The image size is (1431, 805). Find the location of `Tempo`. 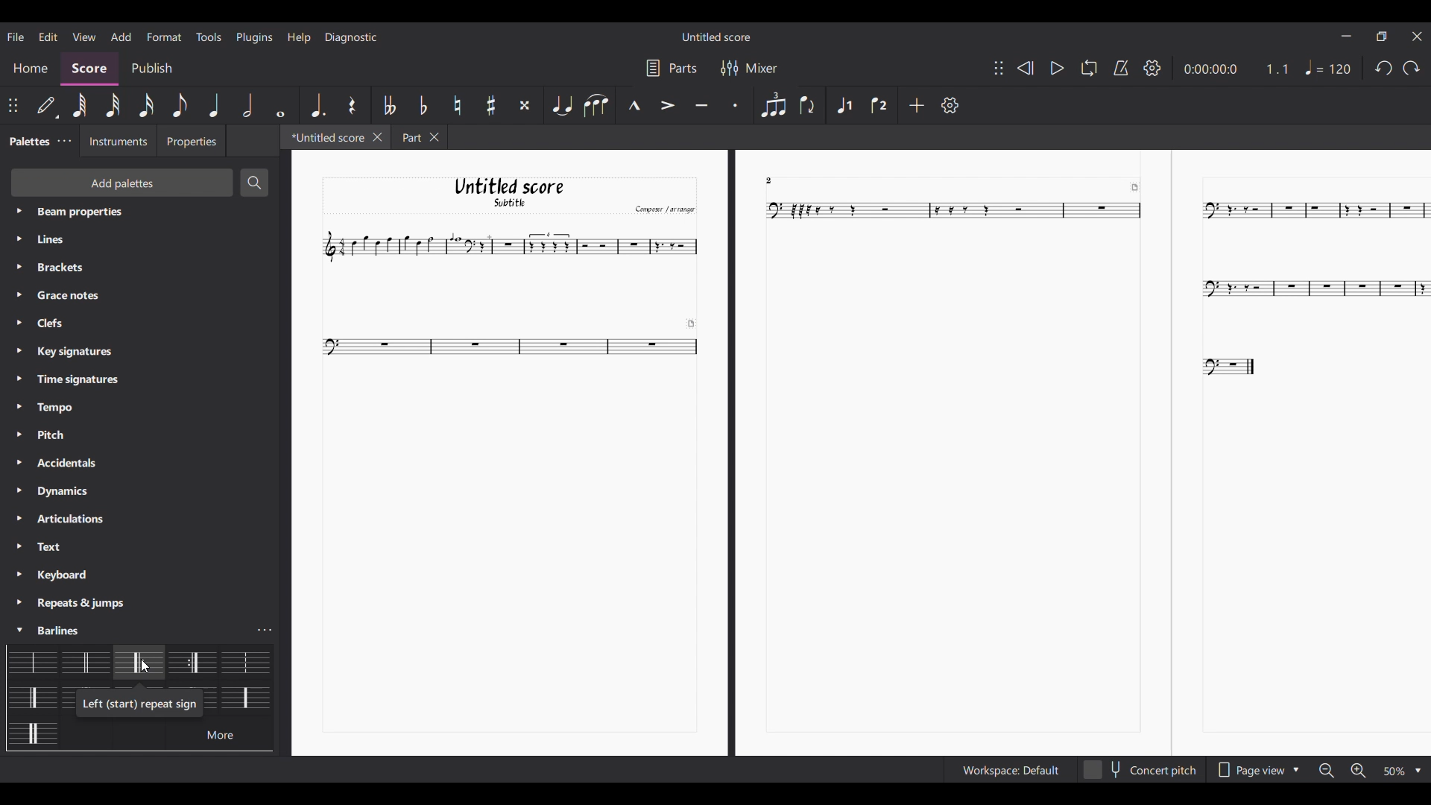

Tempo is located at coordinates (1327, 67).